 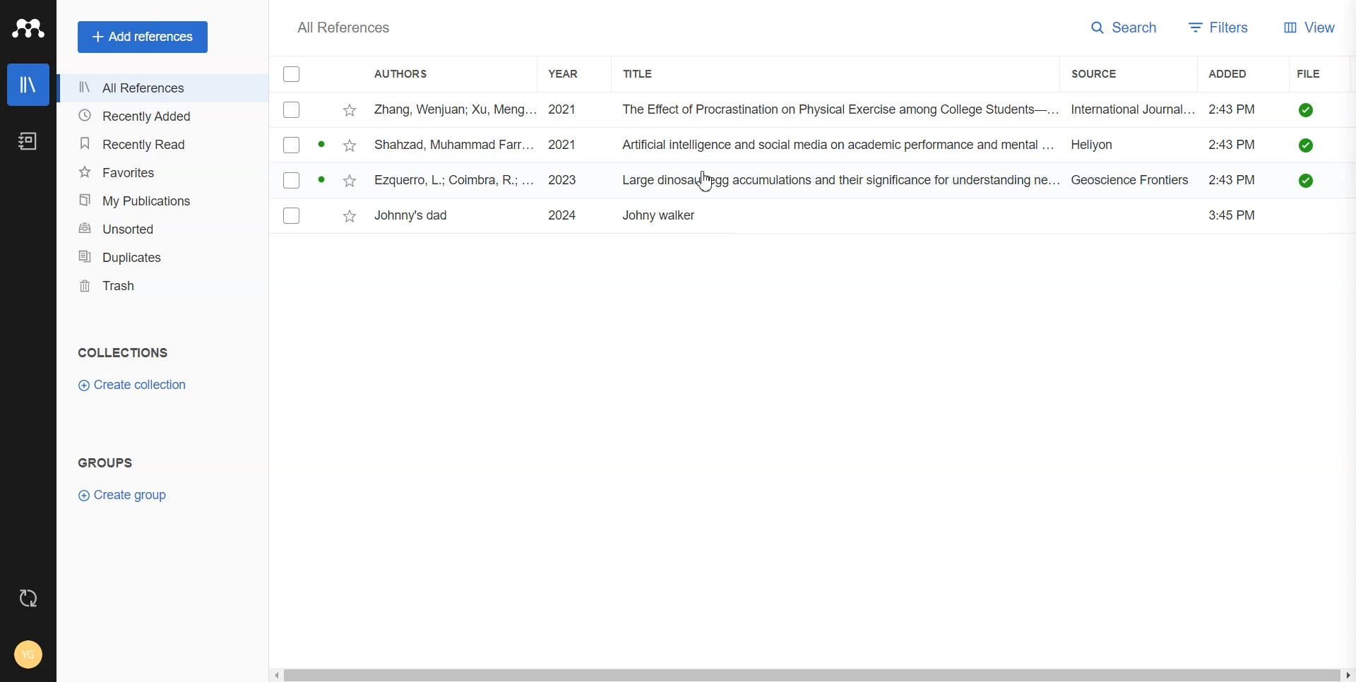 I want to click on Starred, so click(x=350, y=109).